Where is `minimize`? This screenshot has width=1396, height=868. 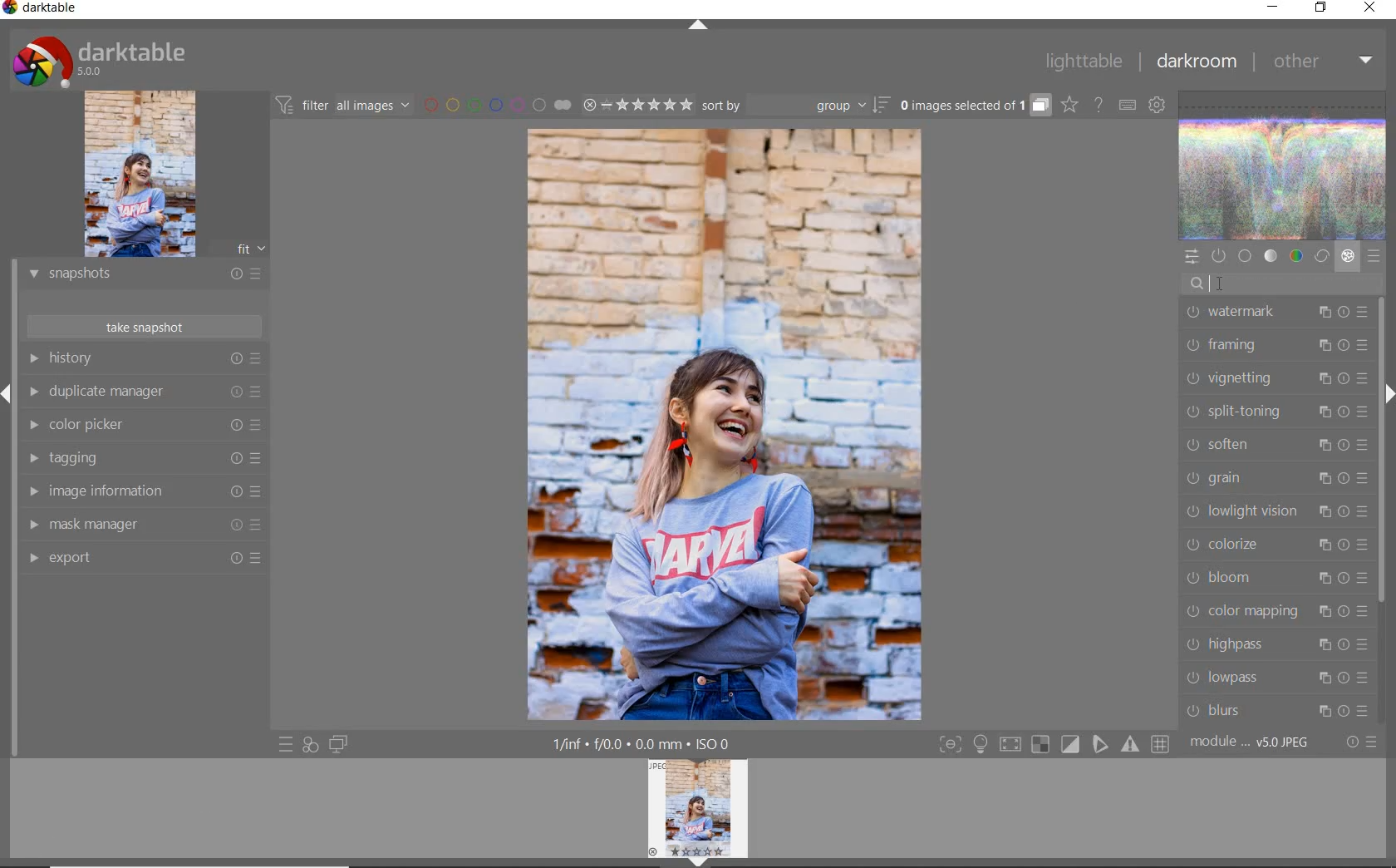 minimize is located at coordinates (1274, 8).